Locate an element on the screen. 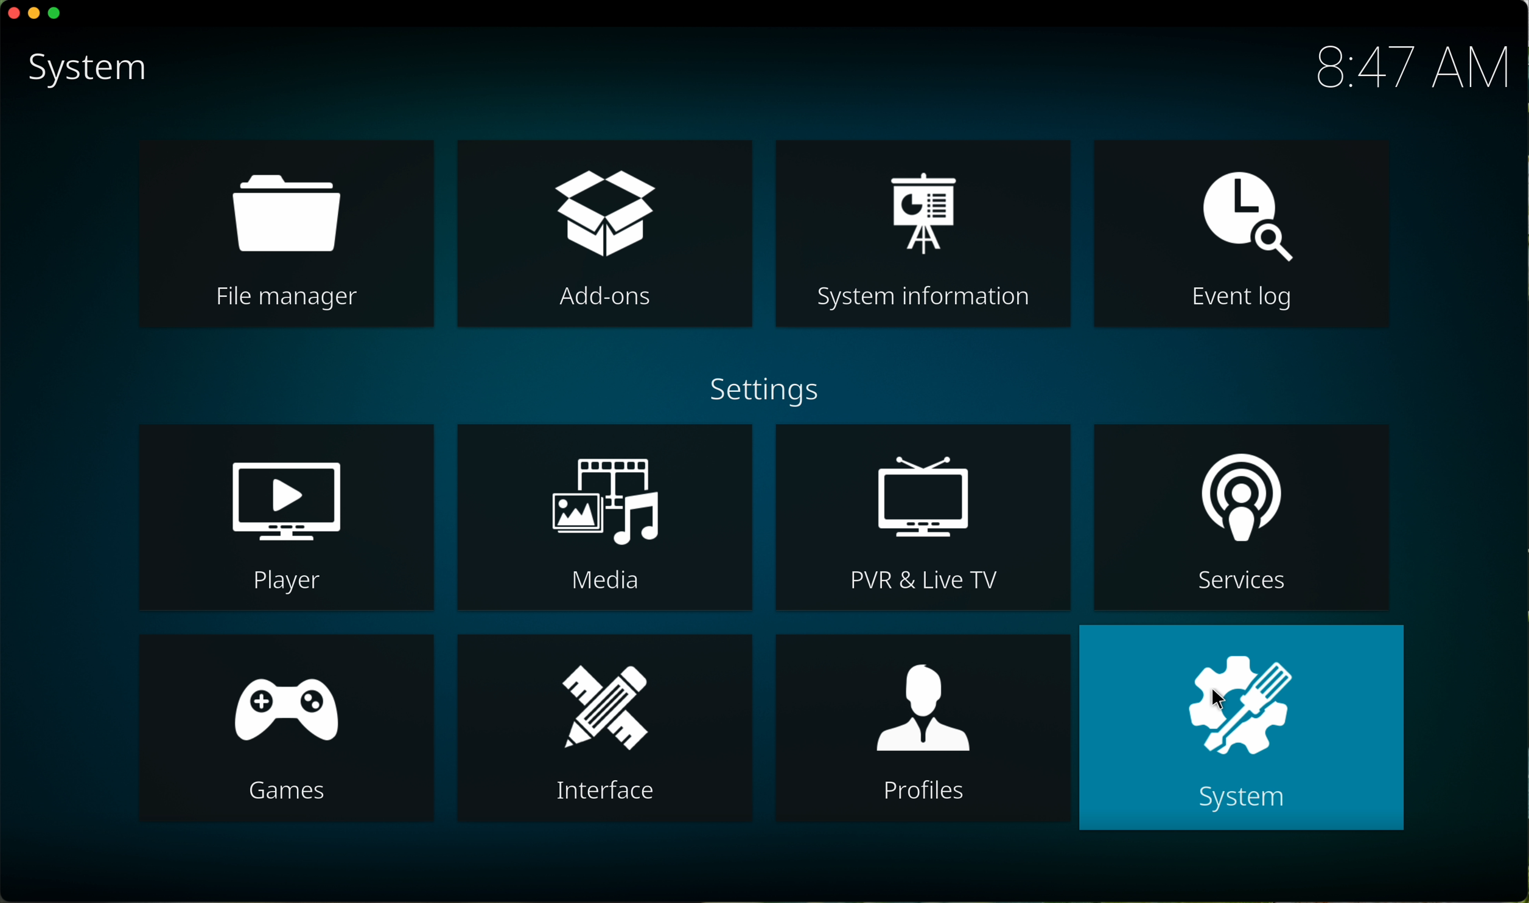 Image resolution: width=1529 pixels, height=903 pixels. profiles is located at coordinates (922, 730).